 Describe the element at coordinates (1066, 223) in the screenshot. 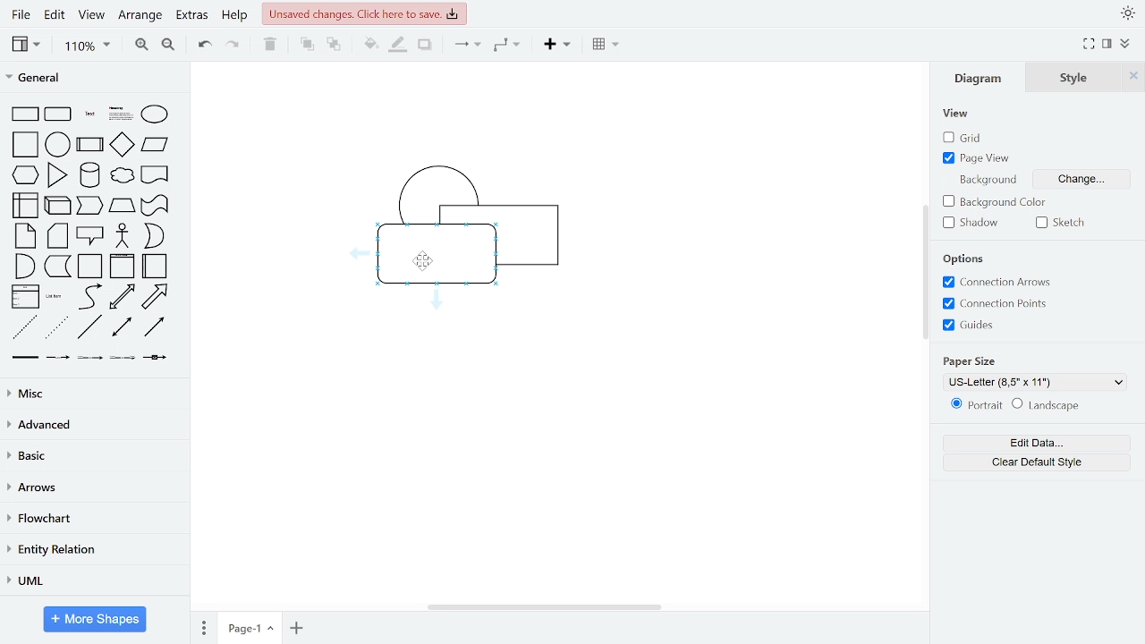

I see `sketch` at that location.